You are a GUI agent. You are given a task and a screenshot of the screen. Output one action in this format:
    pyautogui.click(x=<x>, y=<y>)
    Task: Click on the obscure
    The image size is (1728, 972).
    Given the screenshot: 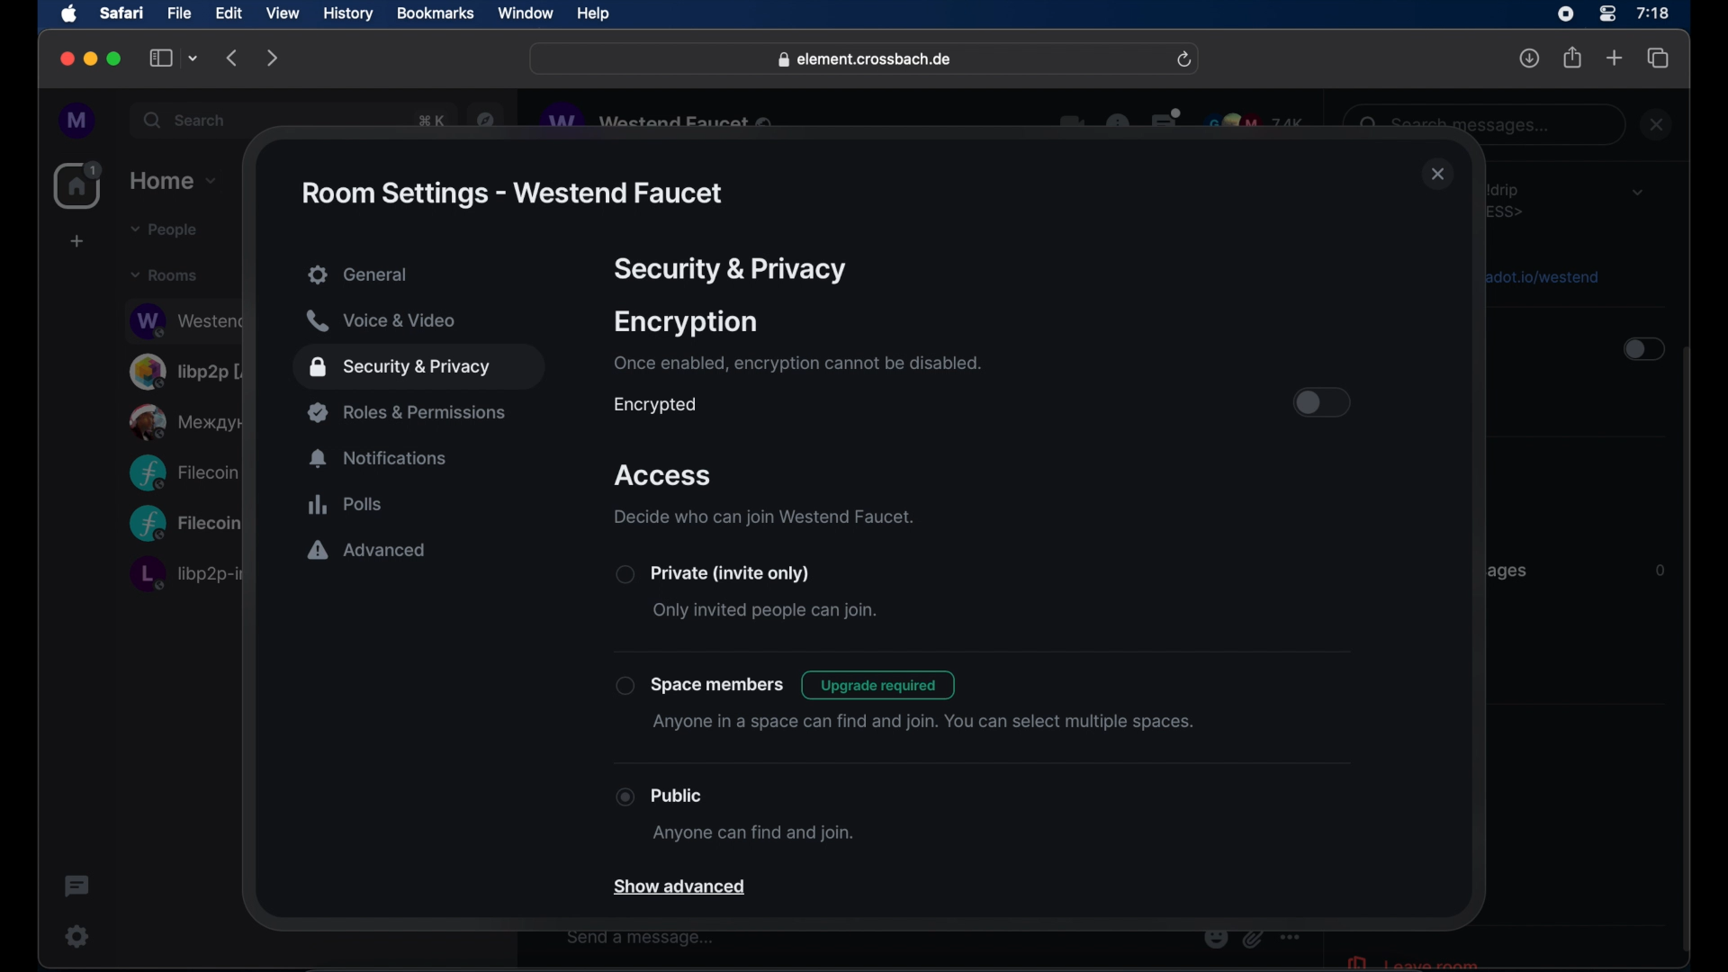 What is the action you would take?
    pyautogui.click(x=185, y=319)
    